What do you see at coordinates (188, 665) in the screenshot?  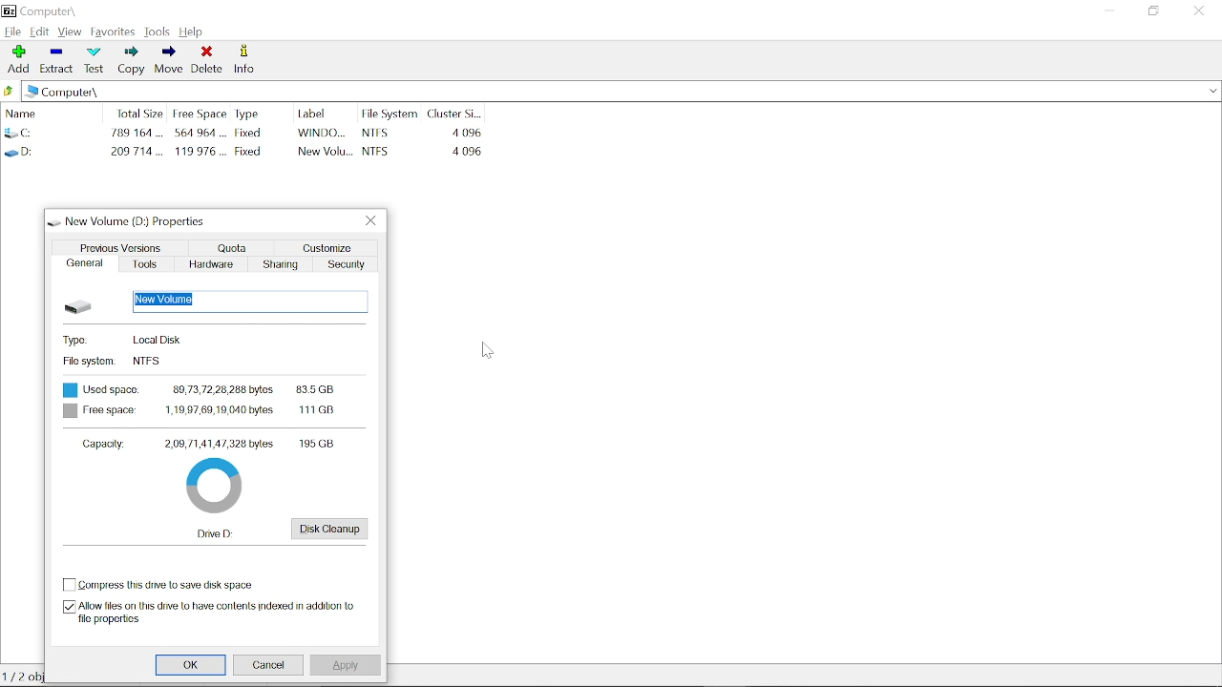 I see `Ok` at bounding box center [188, 665].